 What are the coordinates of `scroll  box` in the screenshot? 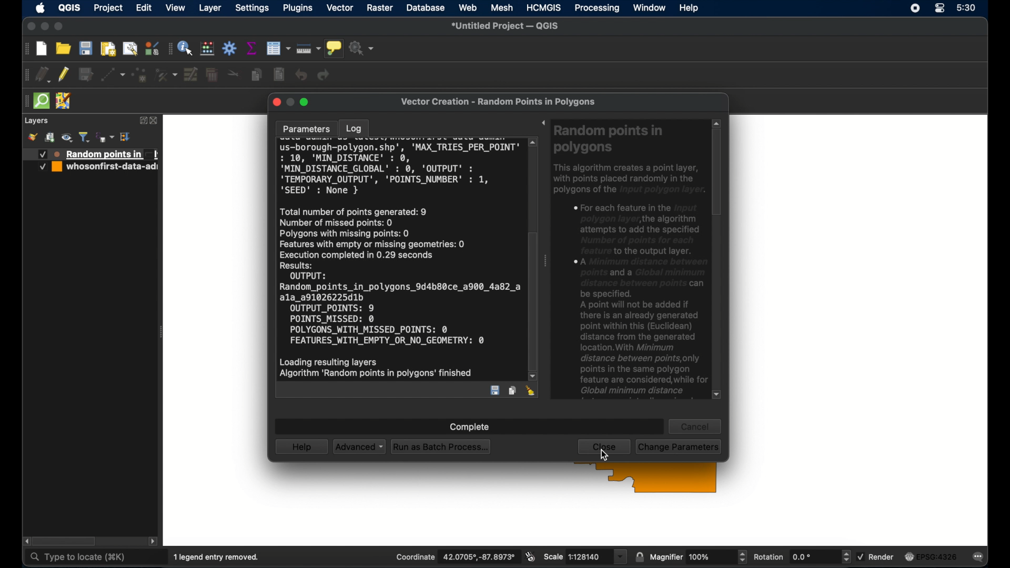 It's located at (717, 174).